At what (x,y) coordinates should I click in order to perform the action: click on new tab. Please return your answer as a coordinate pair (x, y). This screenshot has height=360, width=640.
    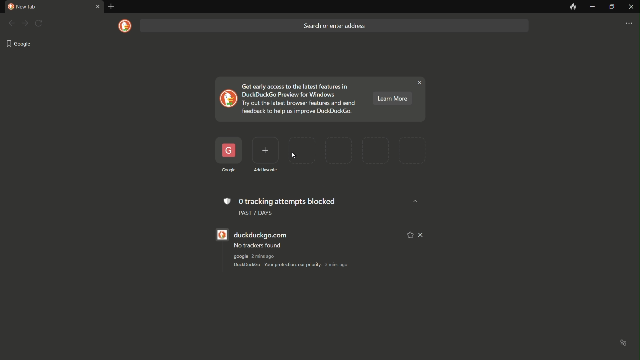
    Looking at the image, I should click on (111, 7).